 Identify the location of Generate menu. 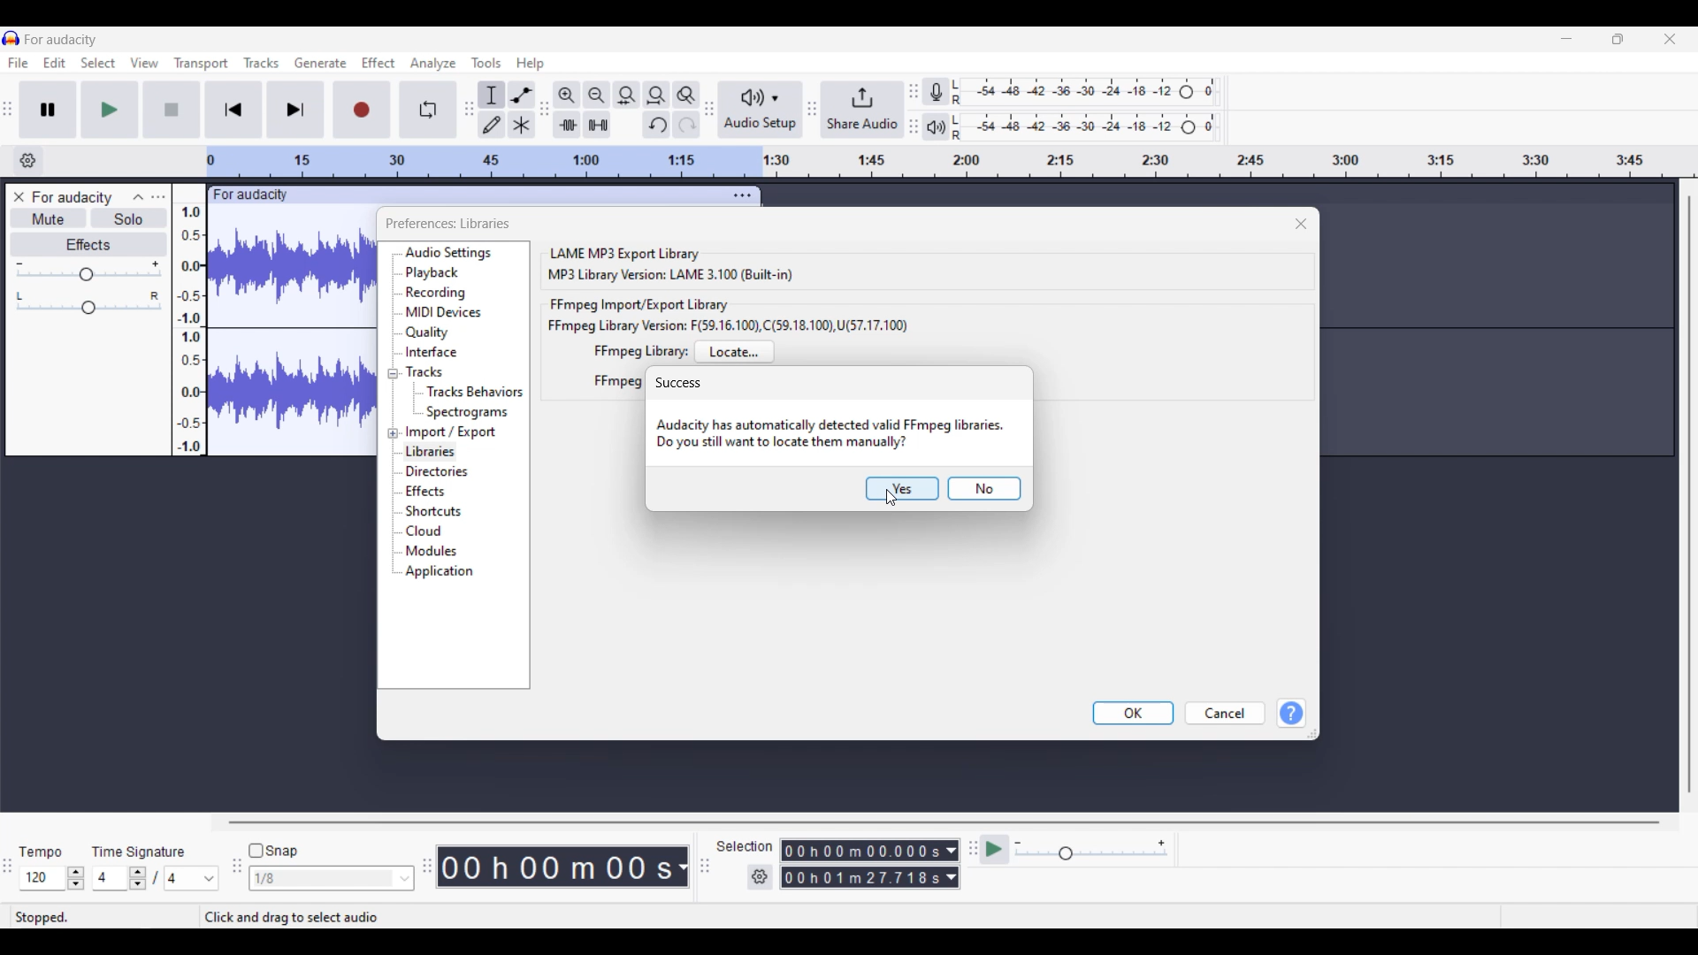
(321, 63).